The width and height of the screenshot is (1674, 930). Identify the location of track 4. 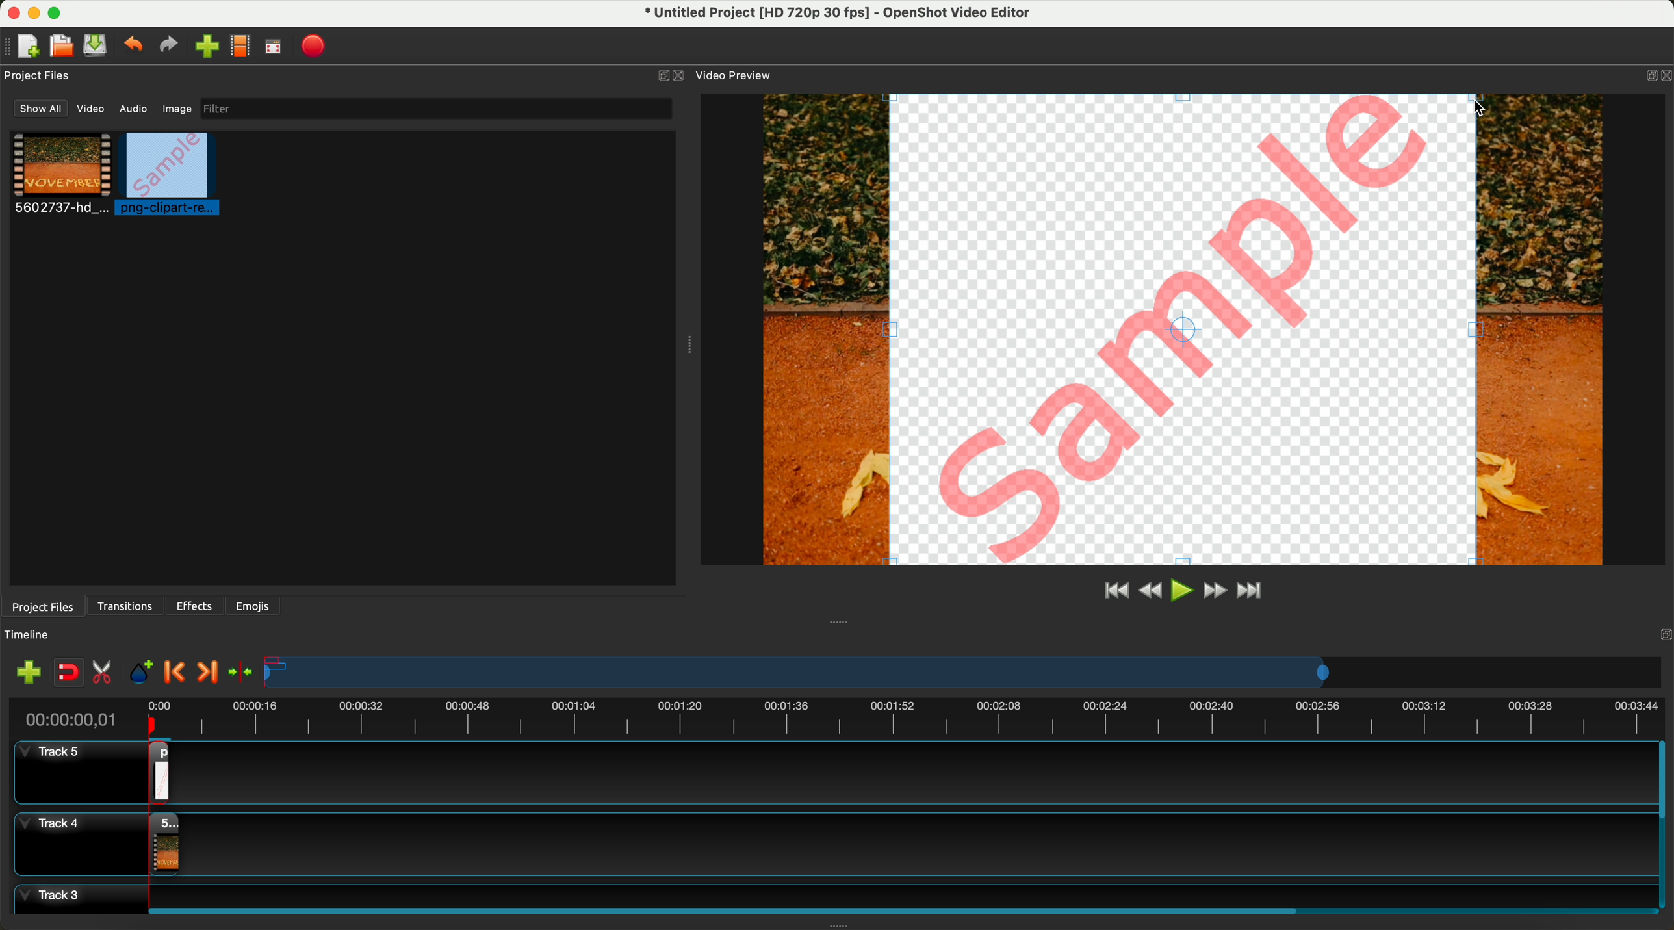
(827, 841).